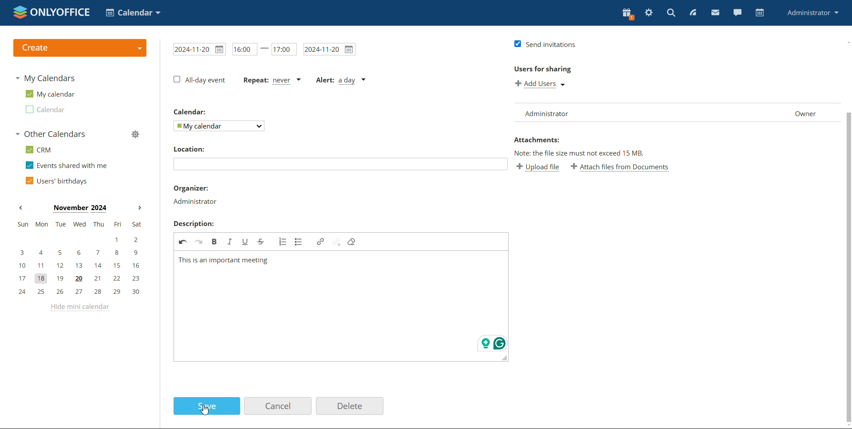 The image size is (852, 429). What do you see at coordinates (352, 242) in the screenshot?
I see `remove format` at bounding box center [352, 242].